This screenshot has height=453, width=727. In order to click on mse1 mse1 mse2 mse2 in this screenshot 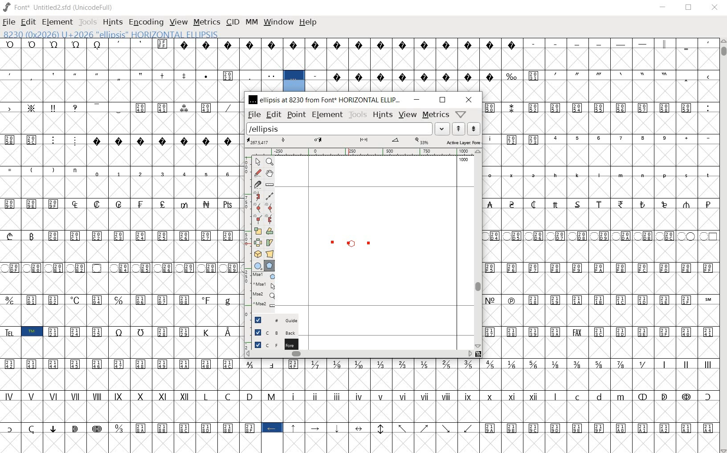, I will do `click(261, 291)`.